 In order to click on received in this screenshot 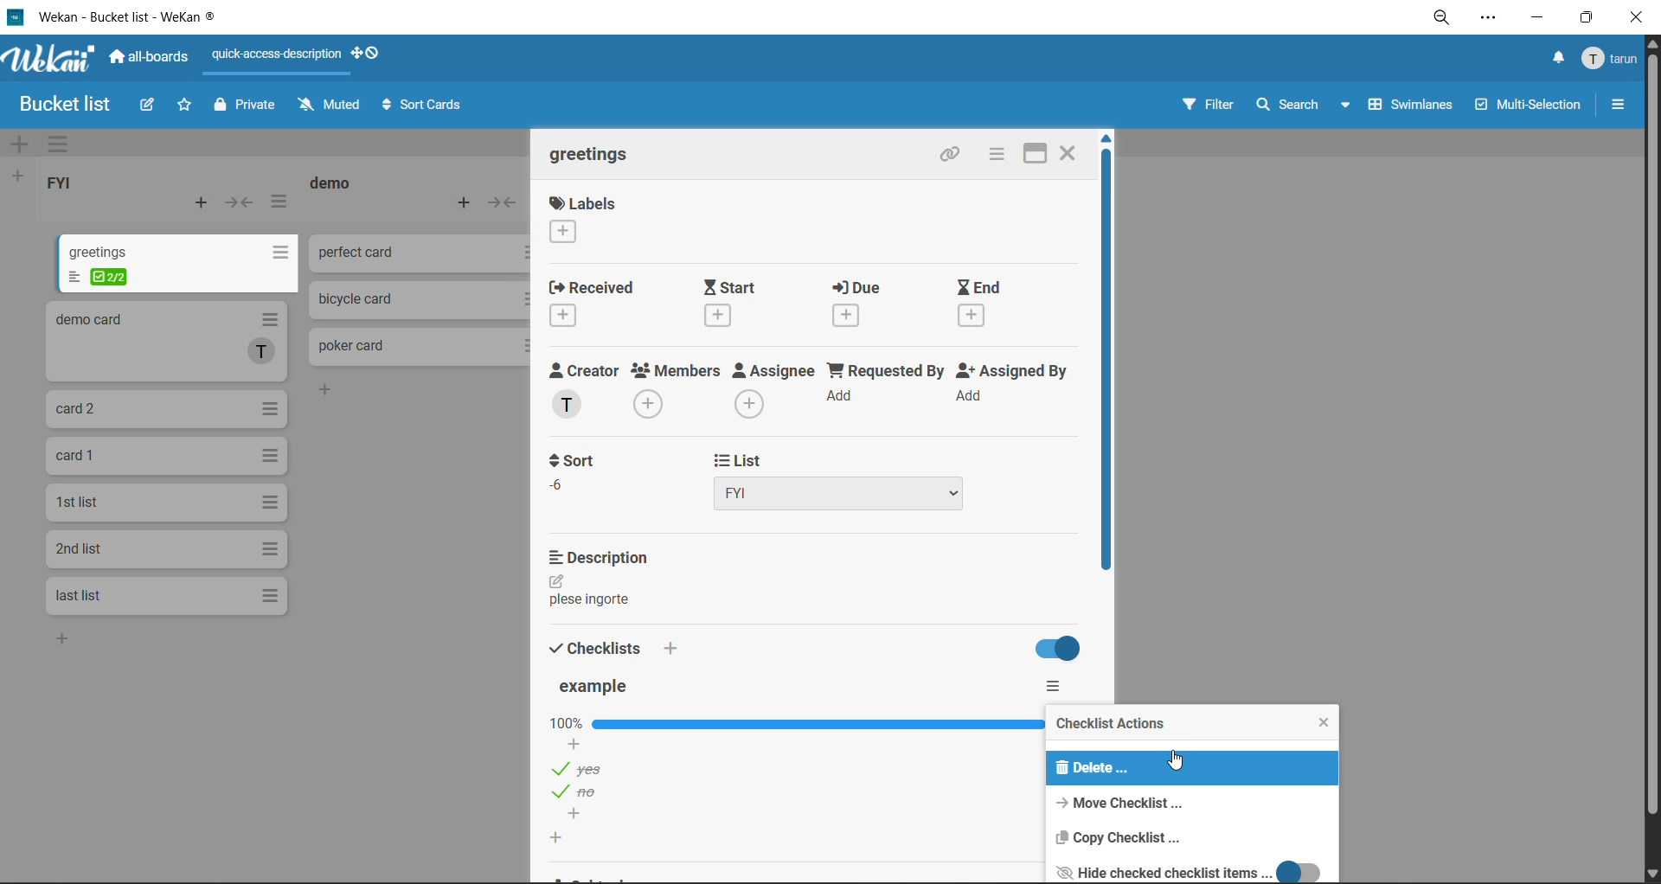, I will do `click(590, 304)`.